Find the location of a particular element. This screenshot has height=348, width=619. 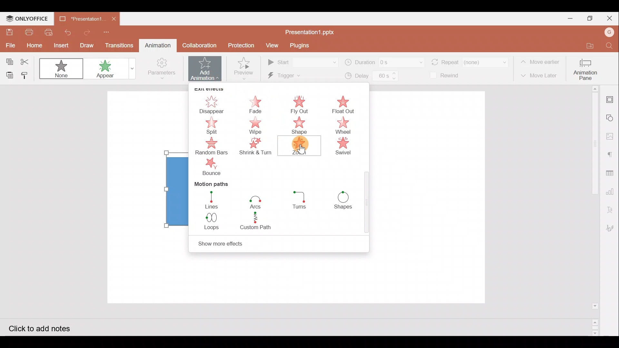

Shape is located at coordinates (300, 125).